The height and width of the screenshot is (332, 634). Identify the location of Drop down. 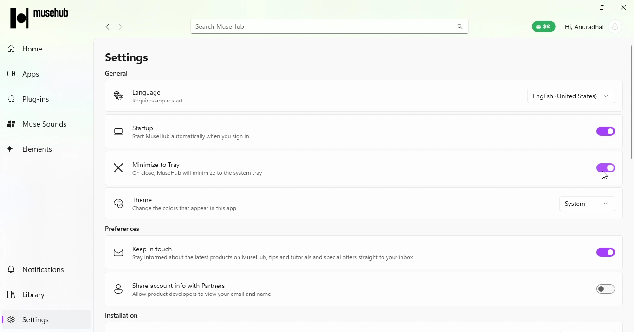
(574, 96).